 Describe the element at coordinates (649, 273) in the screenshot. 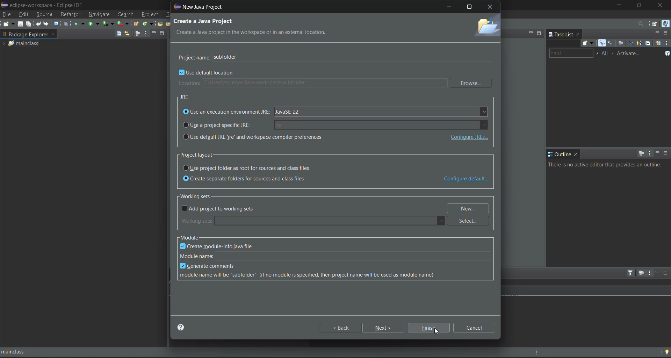

I see `view menu` at that location.